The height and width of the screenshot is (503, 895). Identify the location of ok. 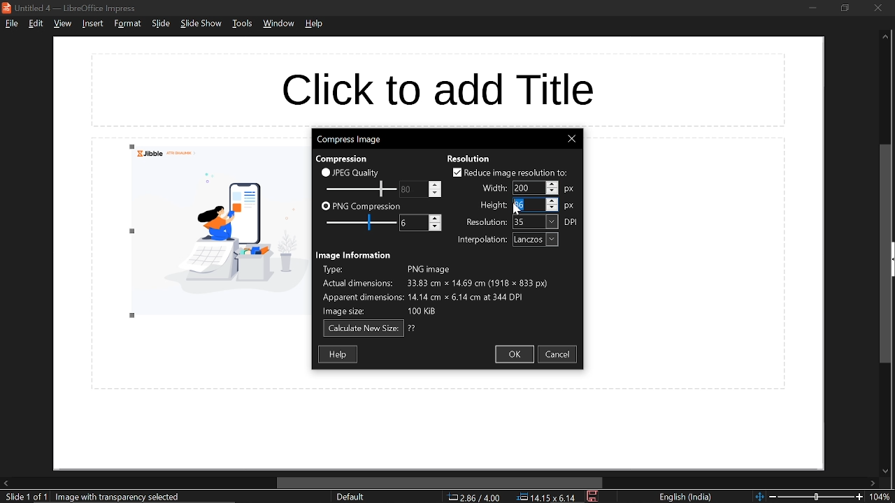
(514, 354).